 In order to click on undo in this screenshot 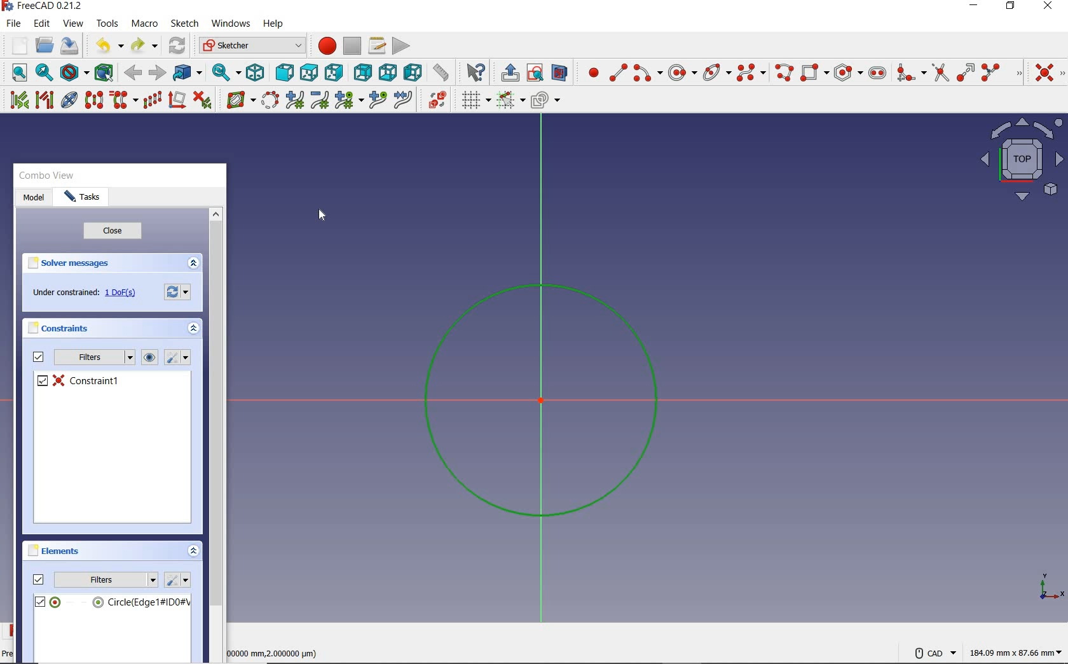, I will do `click(107, 46)`.